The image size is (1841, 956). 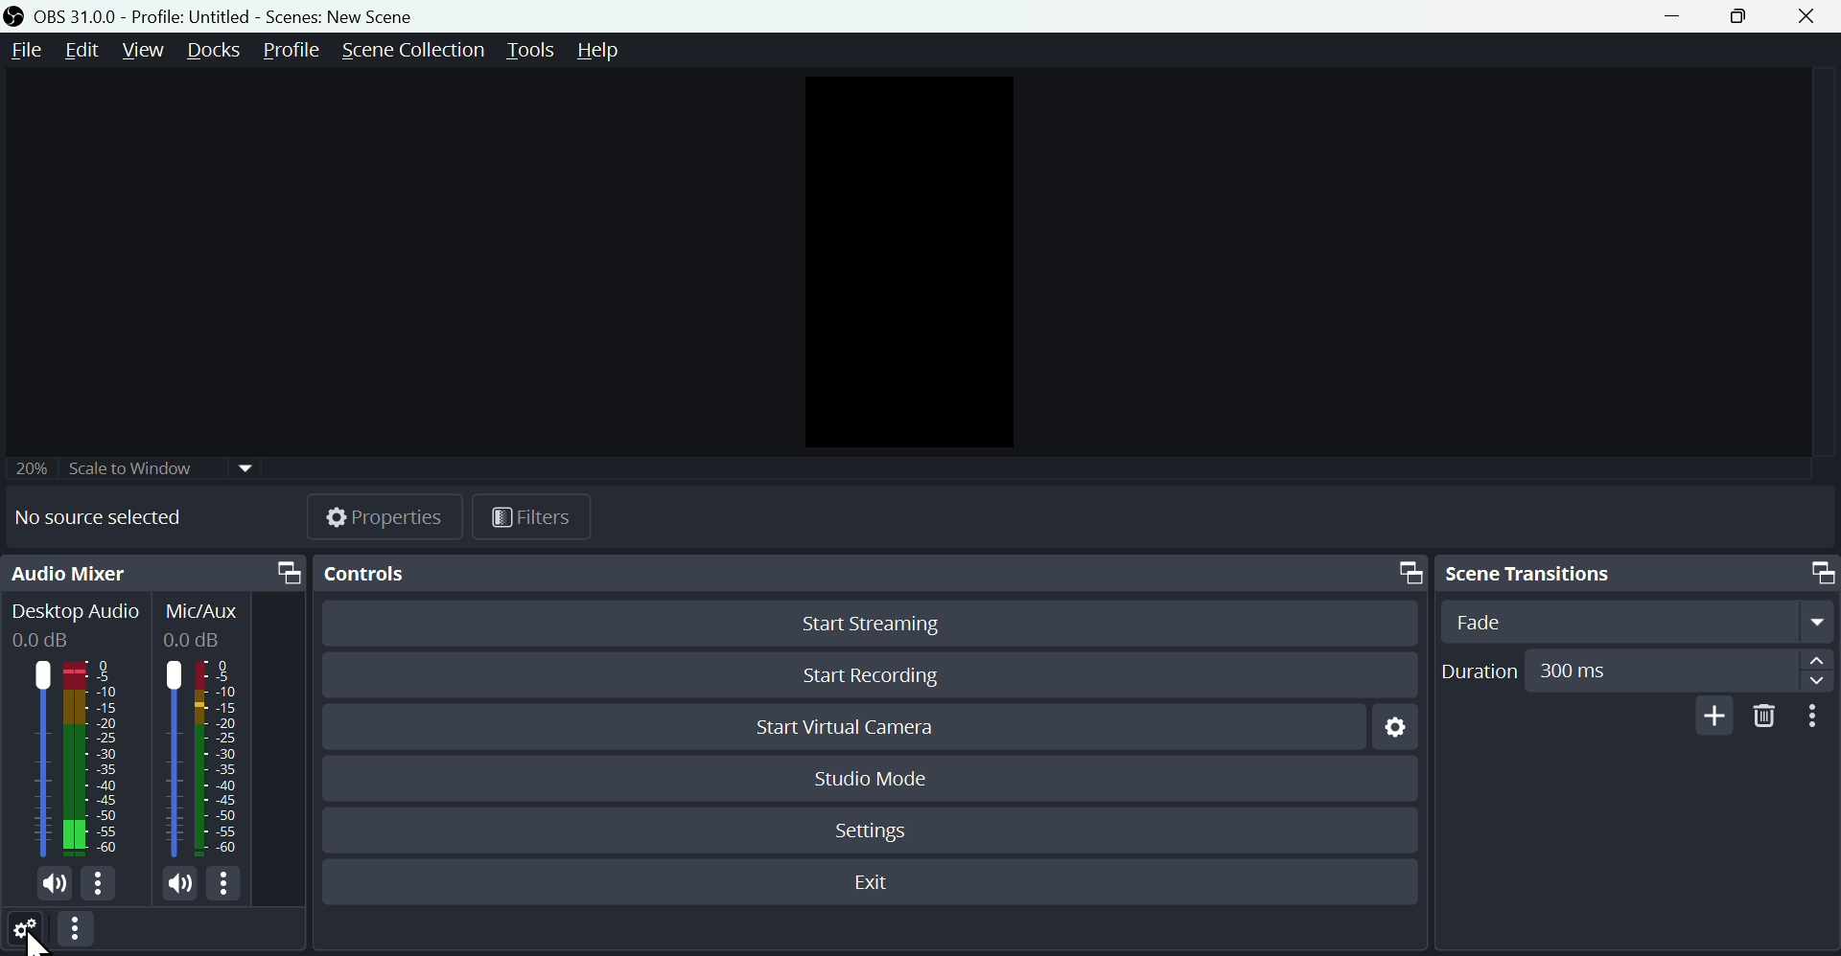 I want to click on , so click(x=534, y=517).